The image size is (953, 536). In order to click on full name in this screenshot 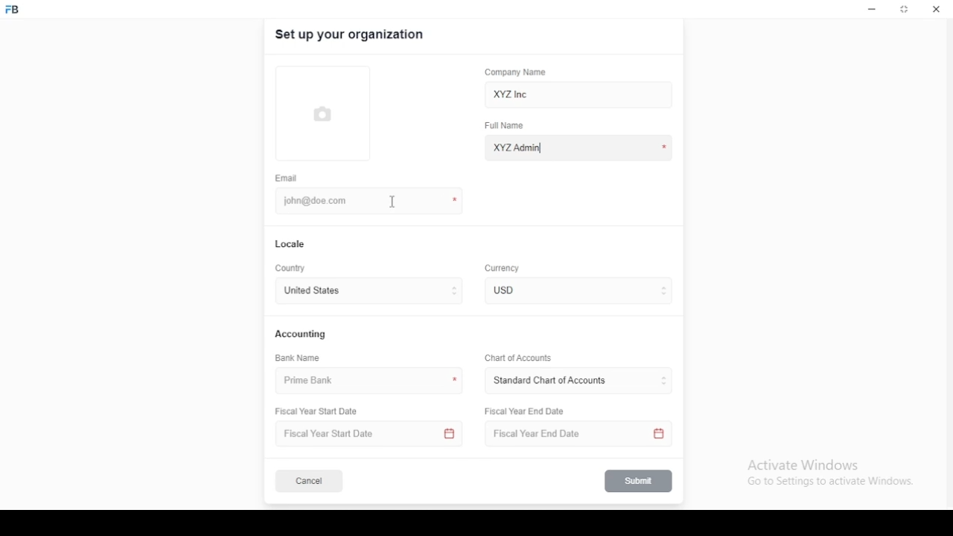, I will do `click(509, 126)`.